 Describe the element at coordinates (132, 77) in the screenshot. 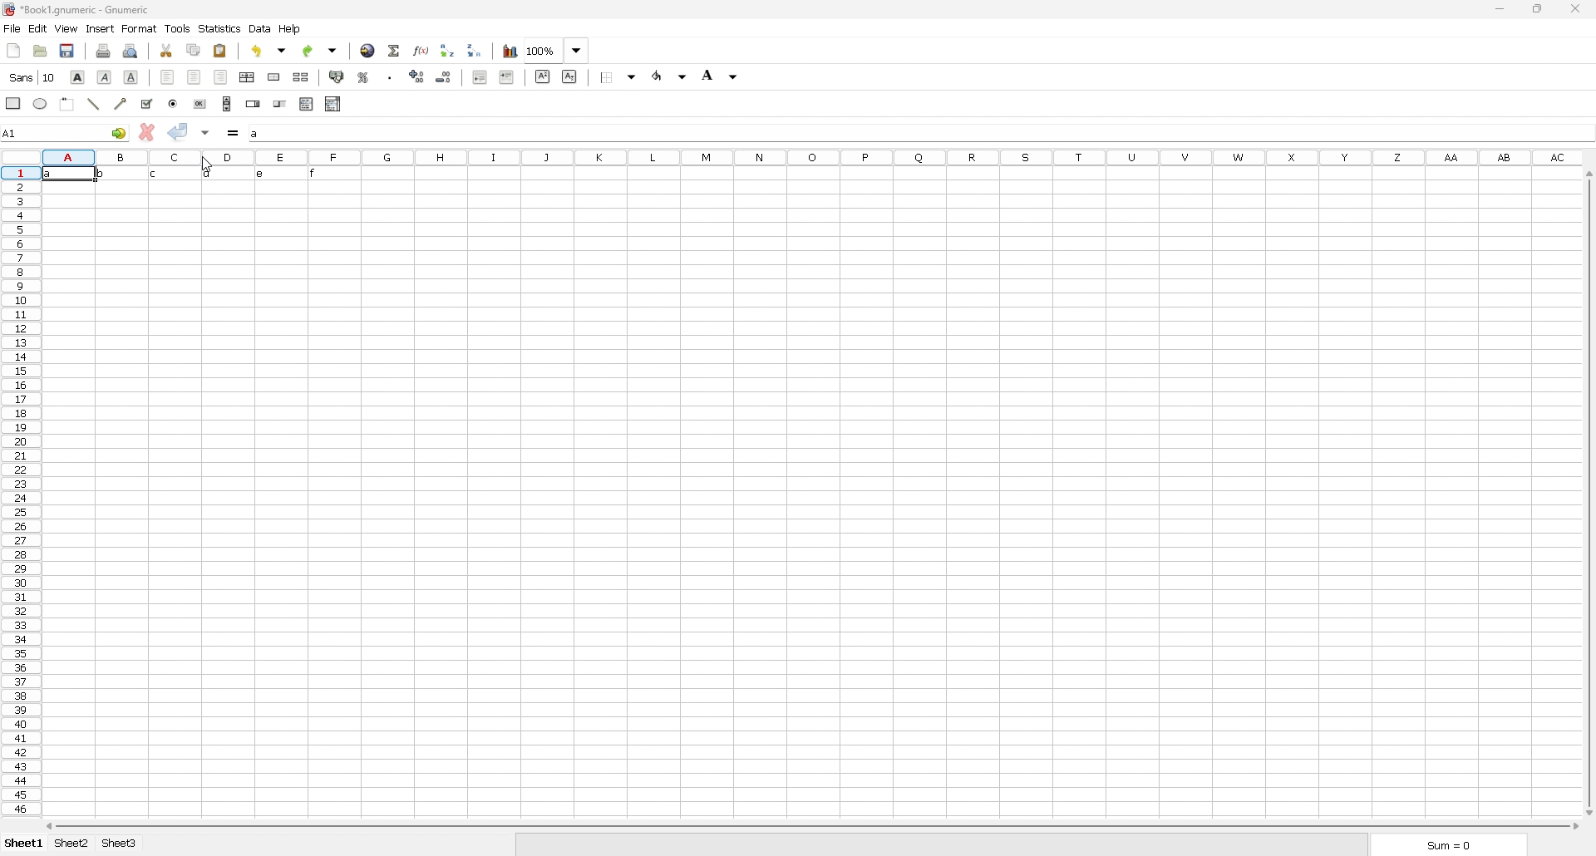

I see `underline` at that location.